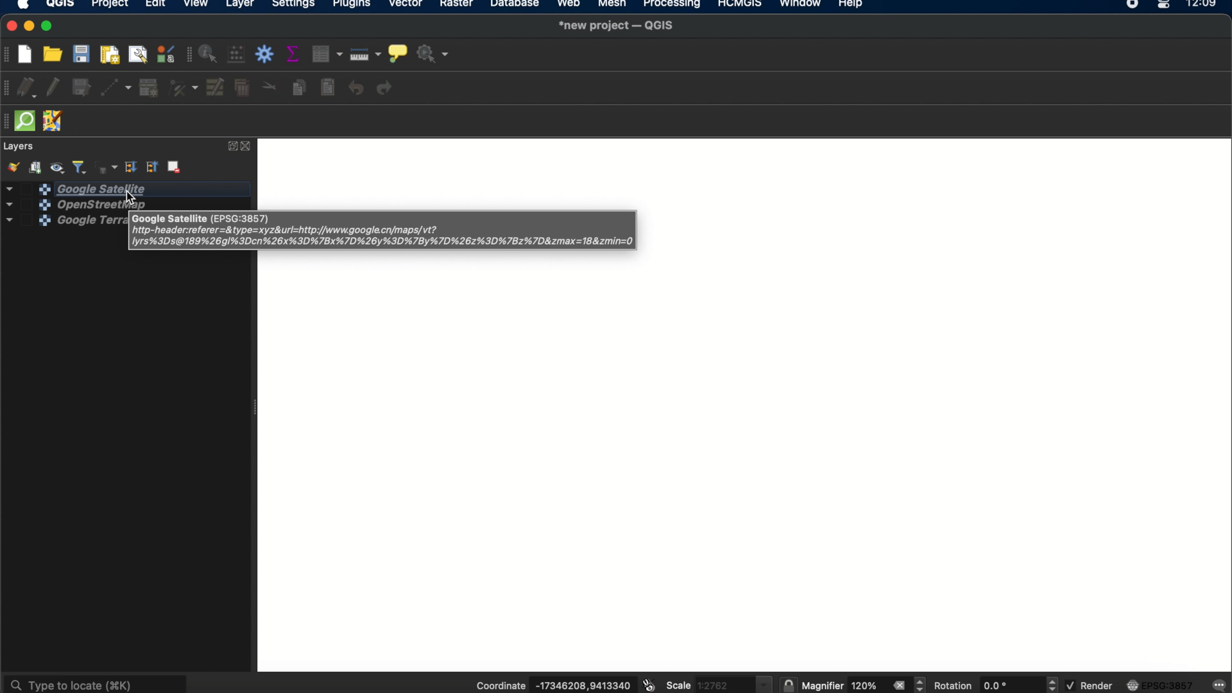 Image resolution: width=1232 pixels, height=693 pixels. I want to click on remove layer group, so click(176, 169).